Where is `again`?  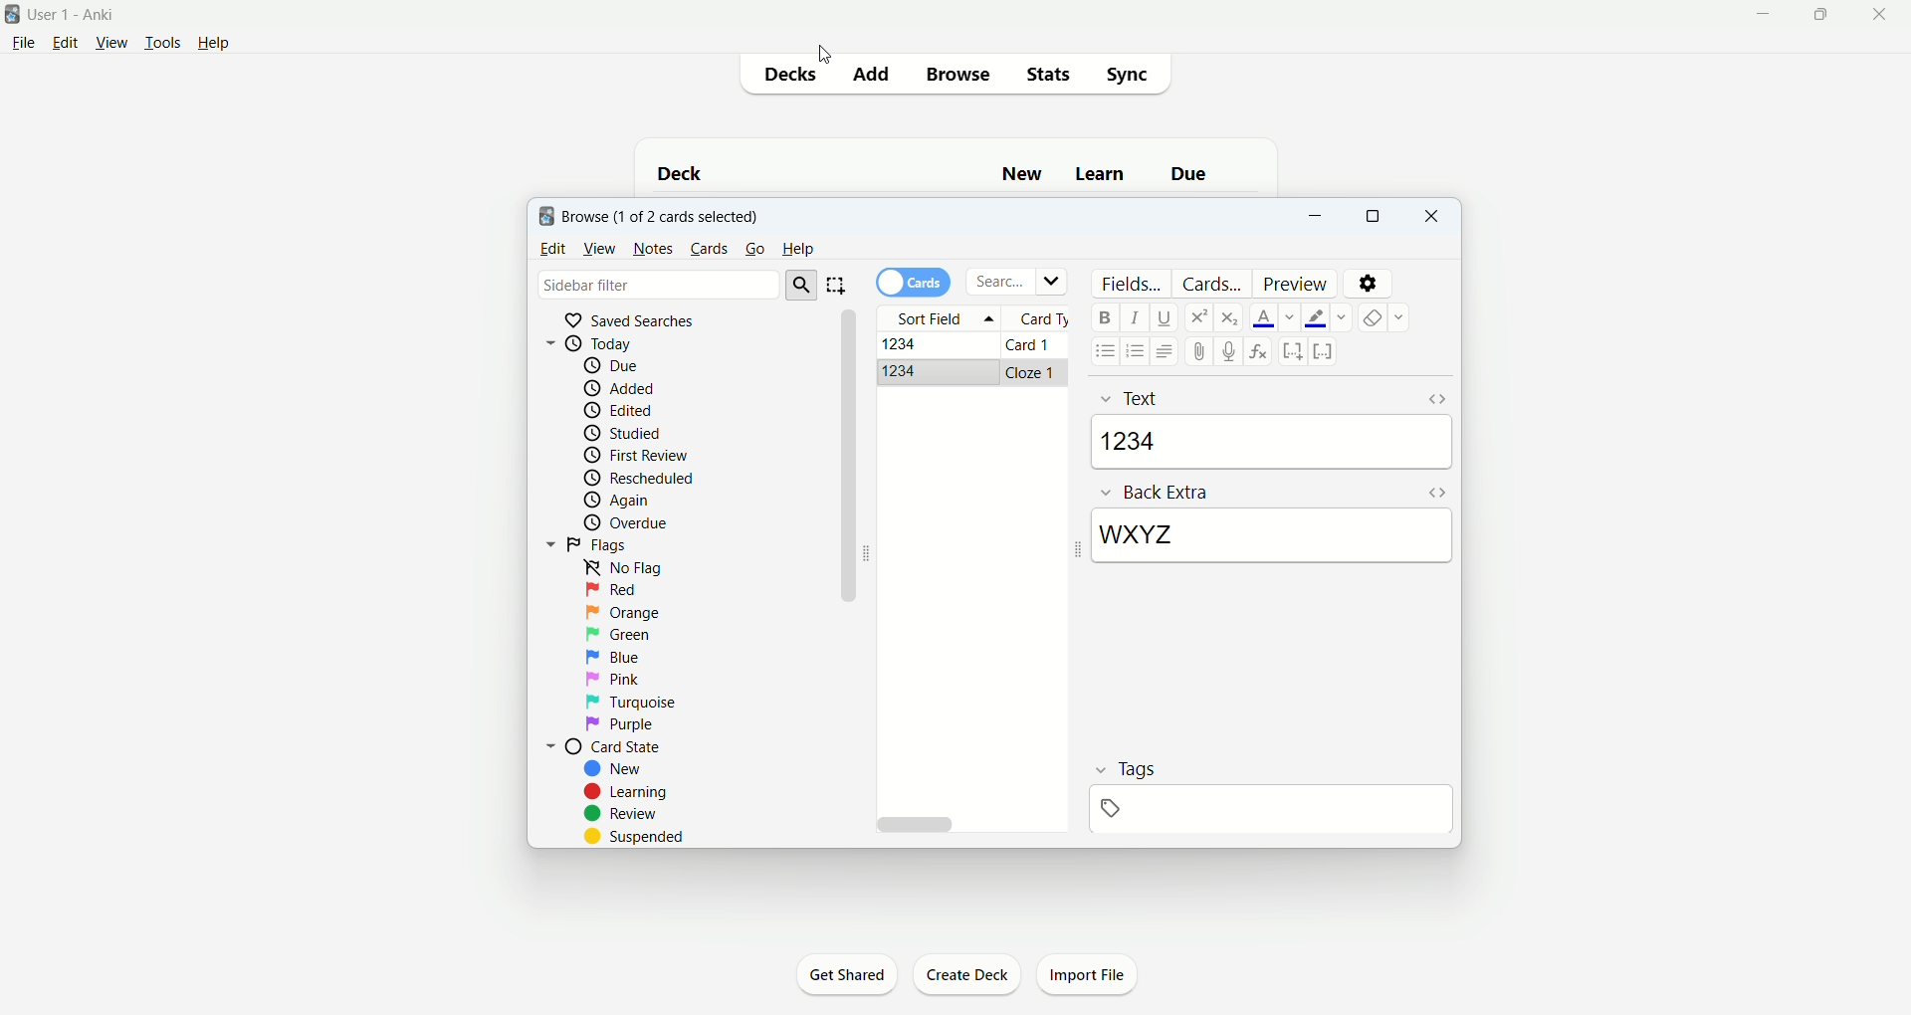
again is located at coordinates (616, 500).